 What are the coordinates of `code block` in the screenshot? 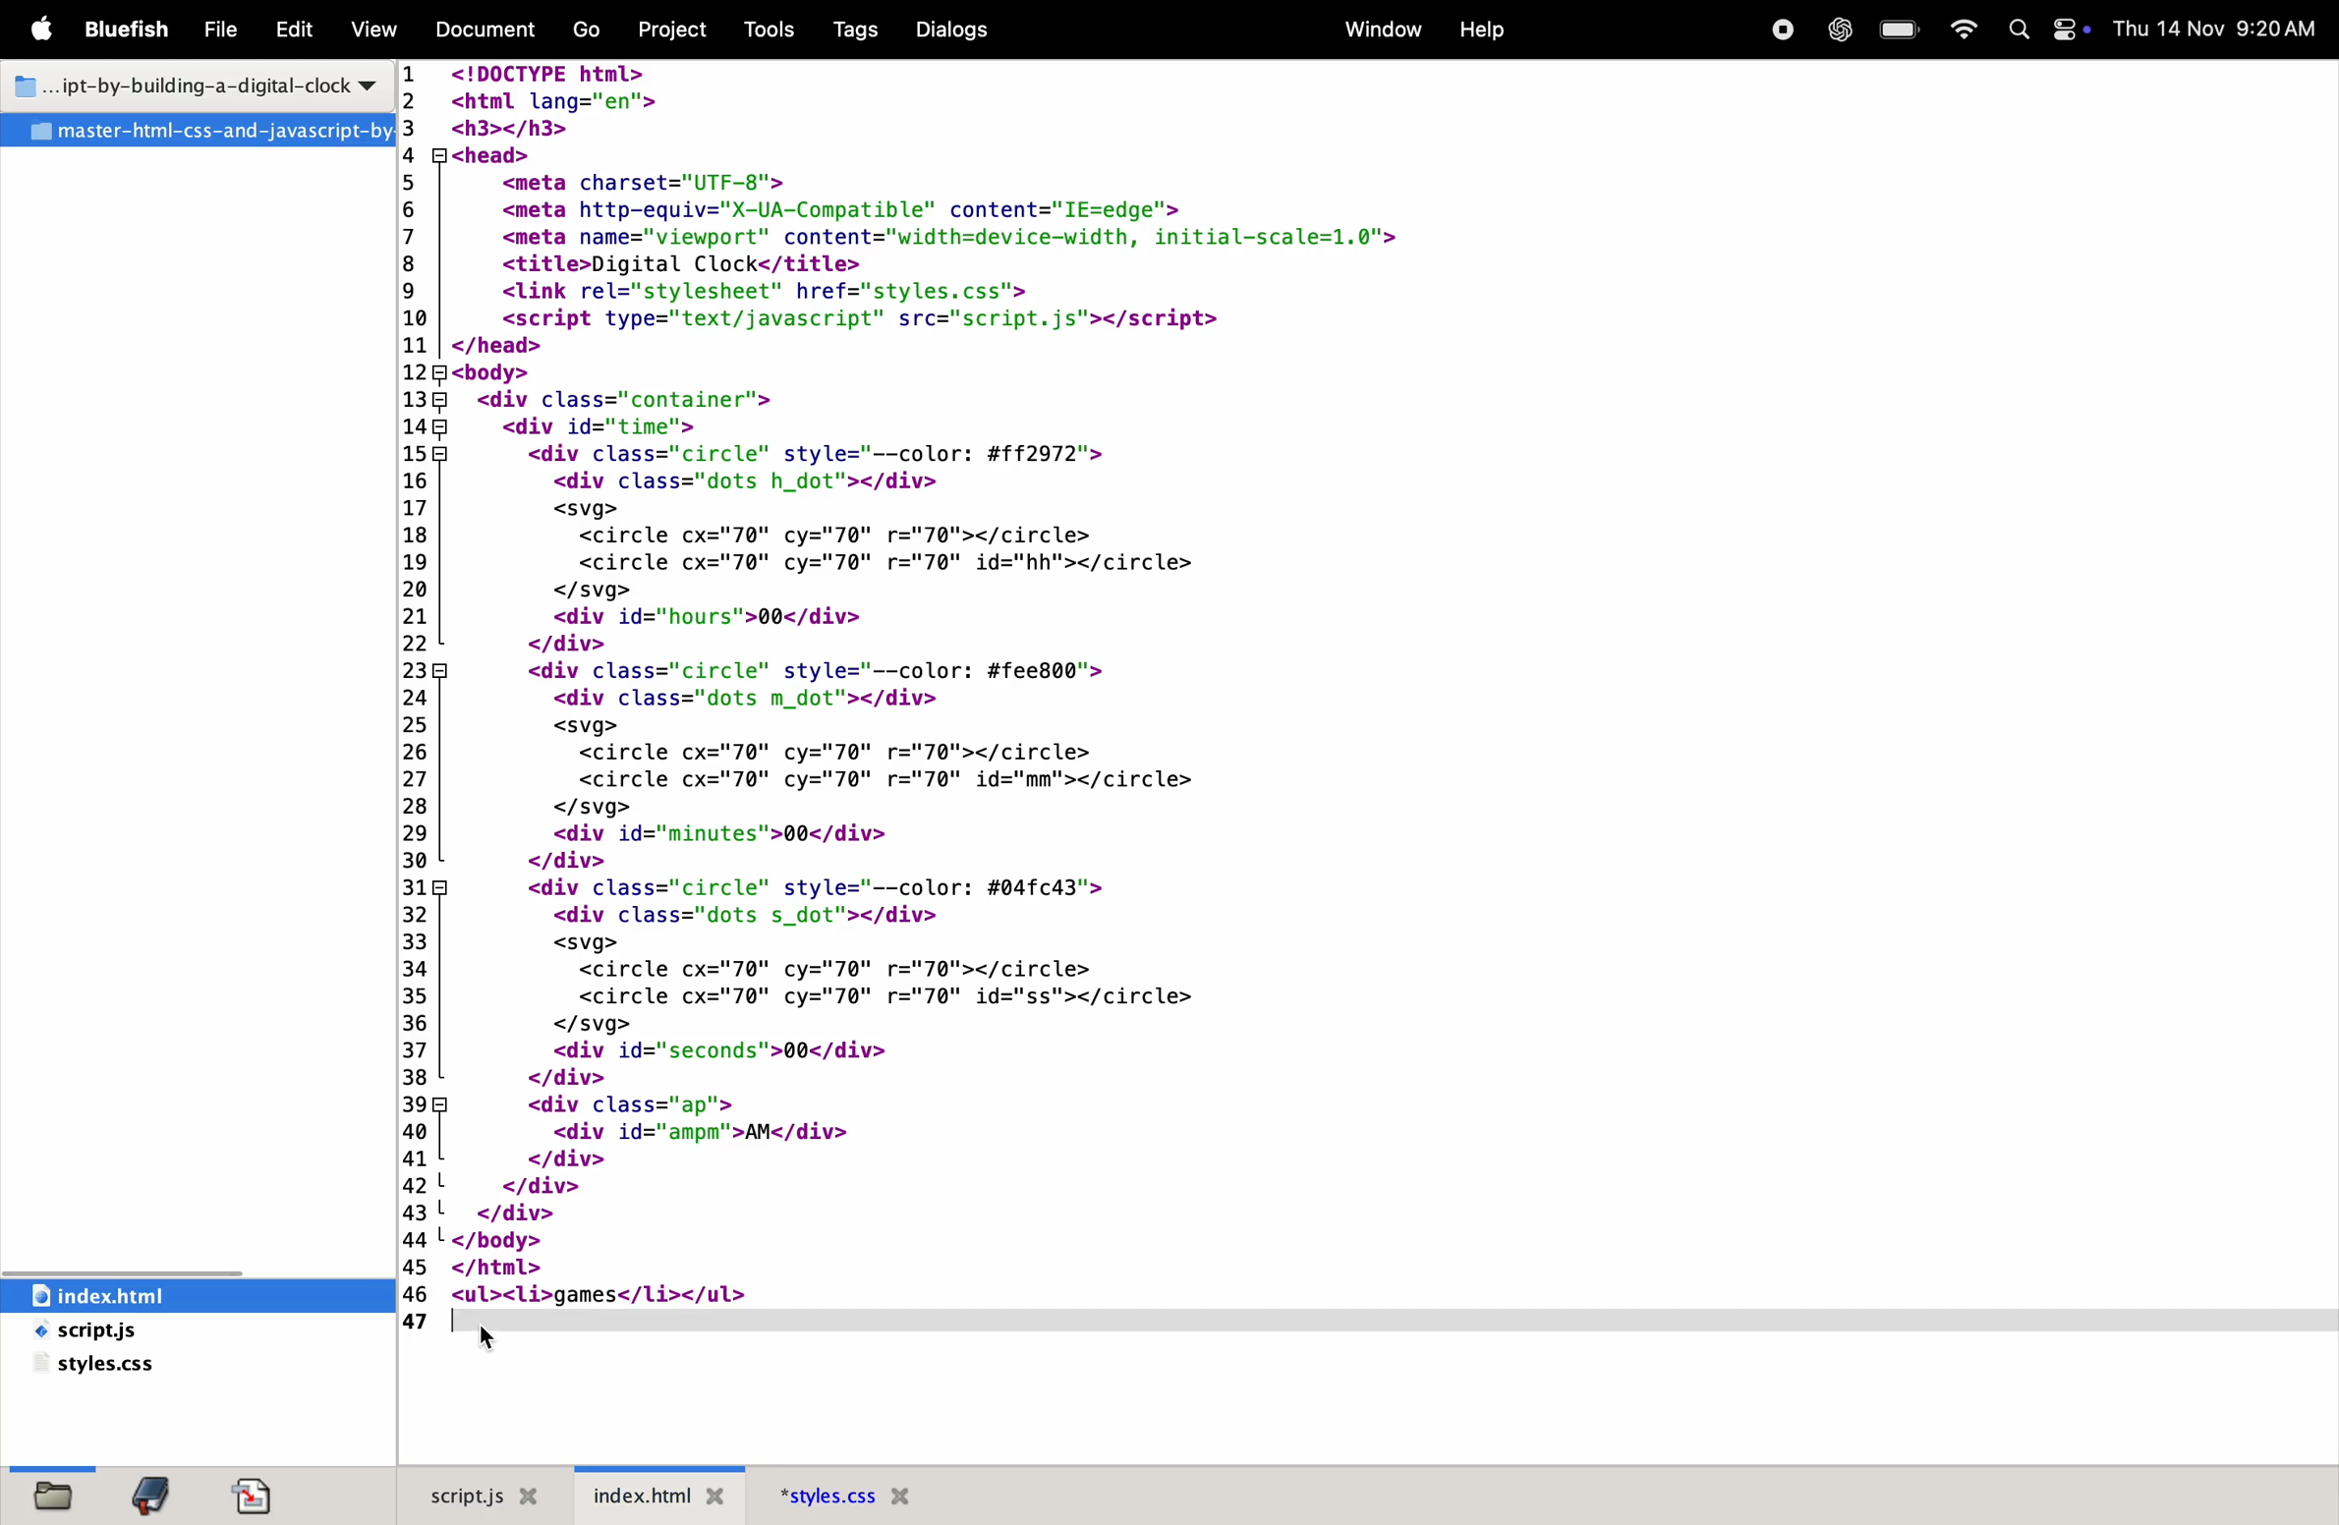 It's located at (1052, 685).